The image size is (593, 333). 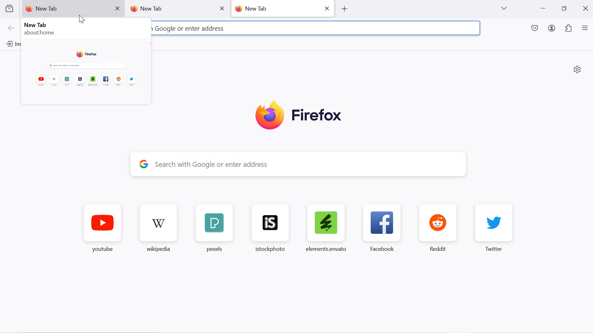 I want to click on facebook favorite, so click(x=384, y=228).